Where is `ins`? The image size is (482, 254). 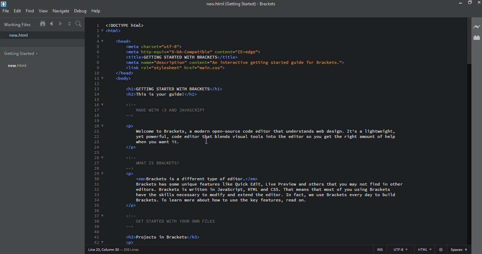
ins is located at coordinates (379, 249).